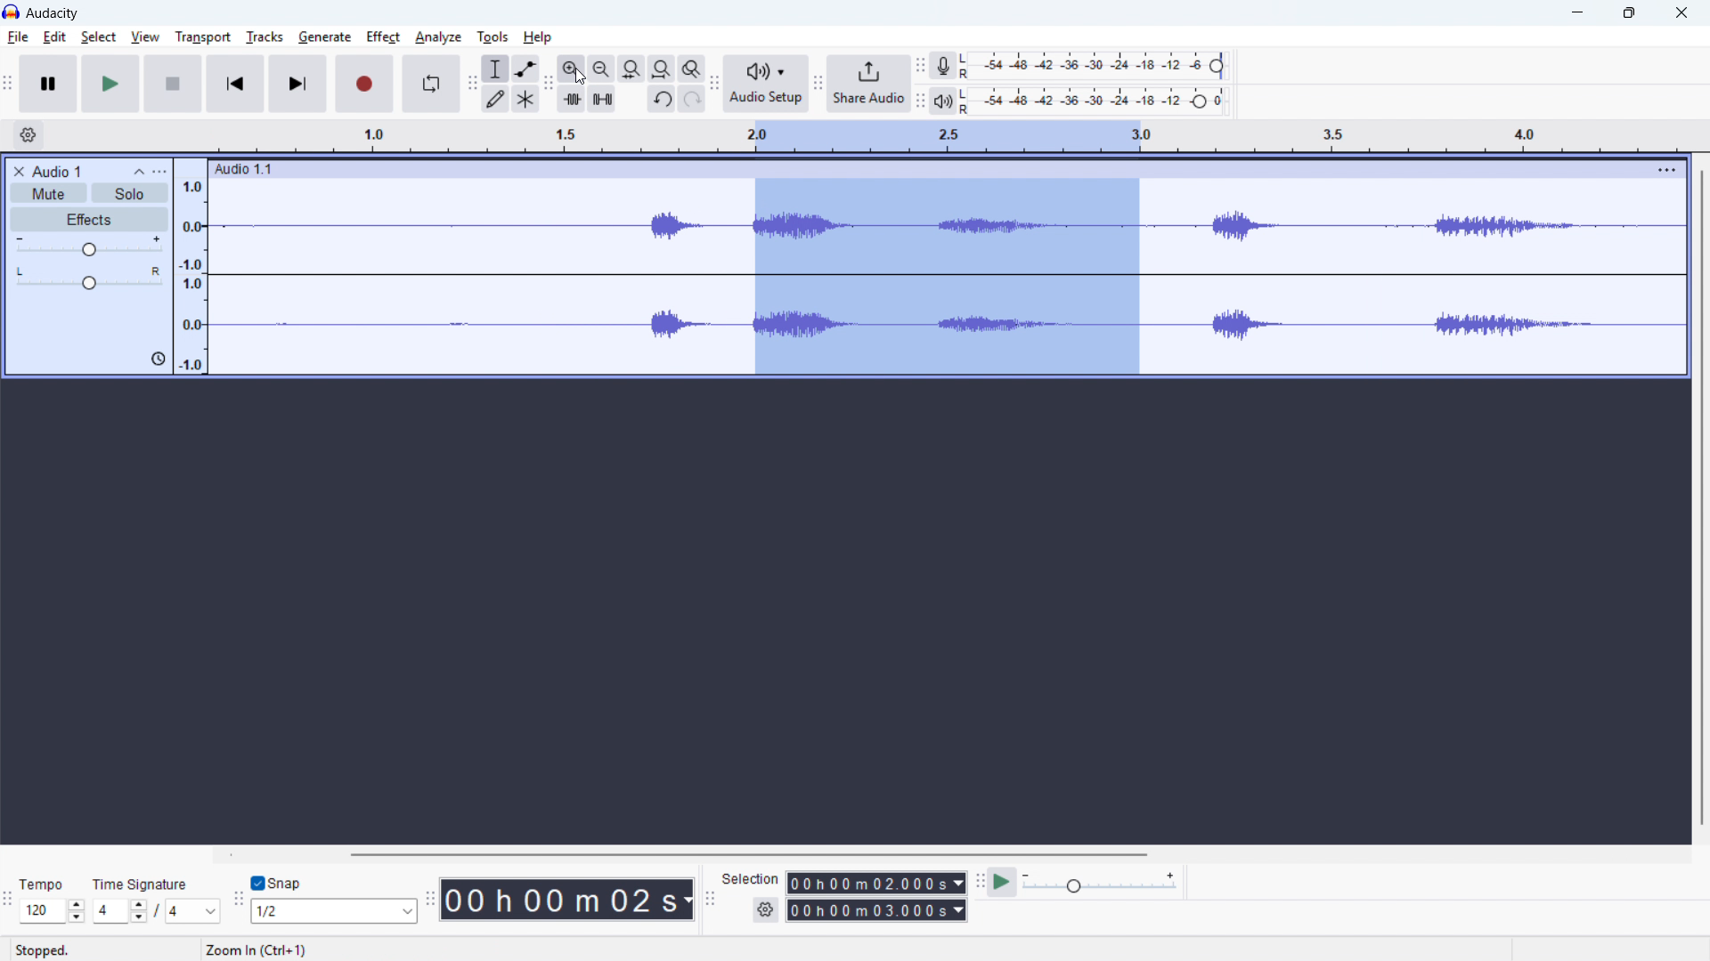 The width and height of the screenshot is (1710, 961). Describe the element at coordinates (191, 265) in the screenshot. I see `Amplitude` at that location.